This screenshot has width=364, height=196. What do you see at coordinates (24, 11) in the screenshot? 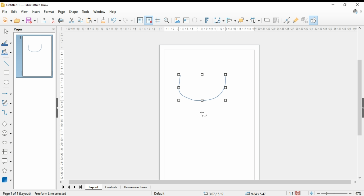
I see `view` at bounding box center [24, 11].